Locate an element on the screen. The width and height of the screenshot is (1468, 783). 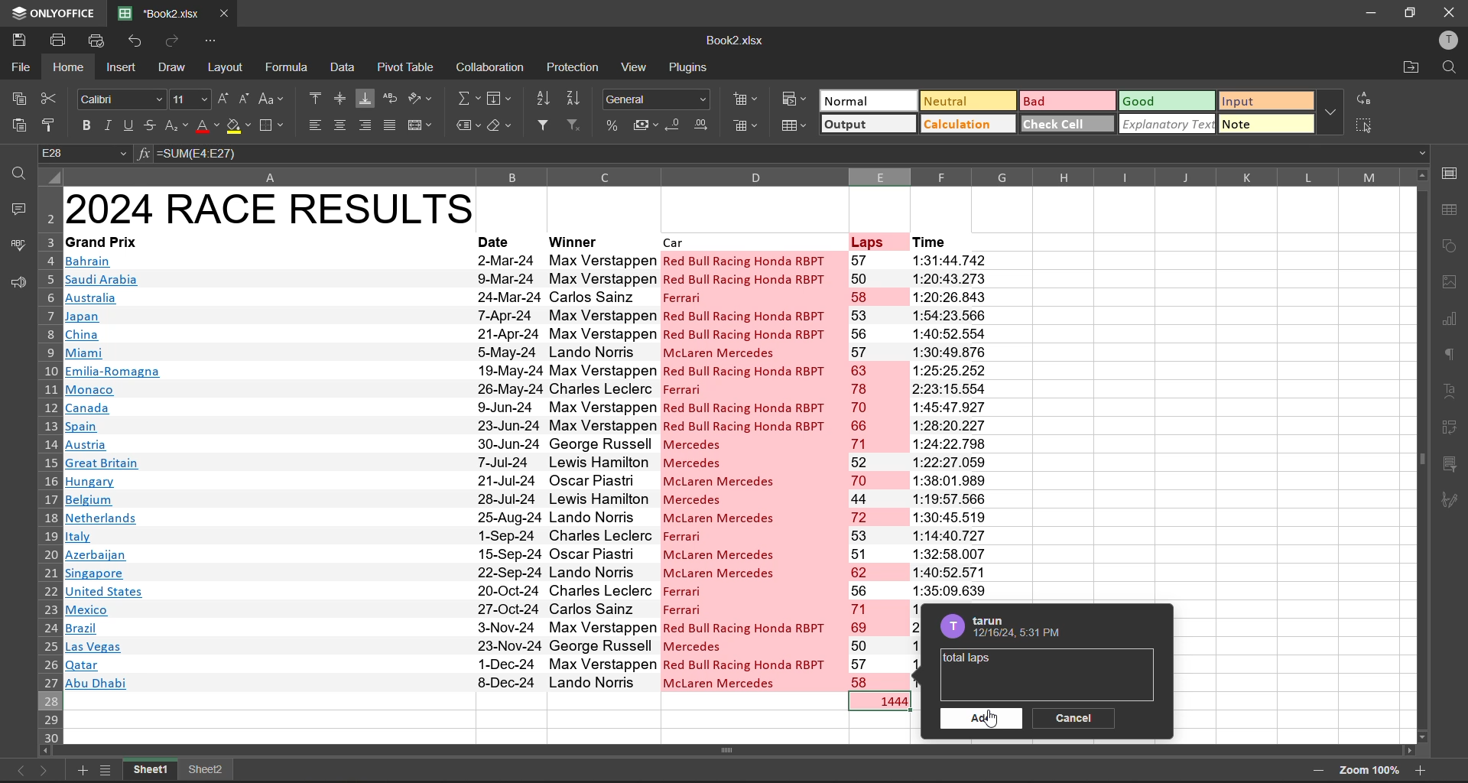
borders is located at coordinates (274, 126).